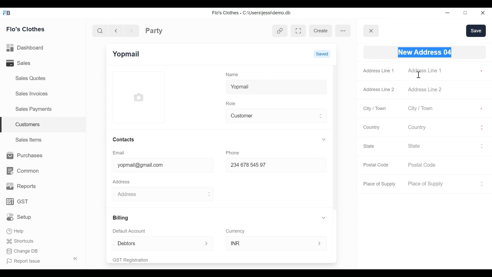 The width and height of the screenshot is (492, 277). I want to click on Expand, so click(321, 116).